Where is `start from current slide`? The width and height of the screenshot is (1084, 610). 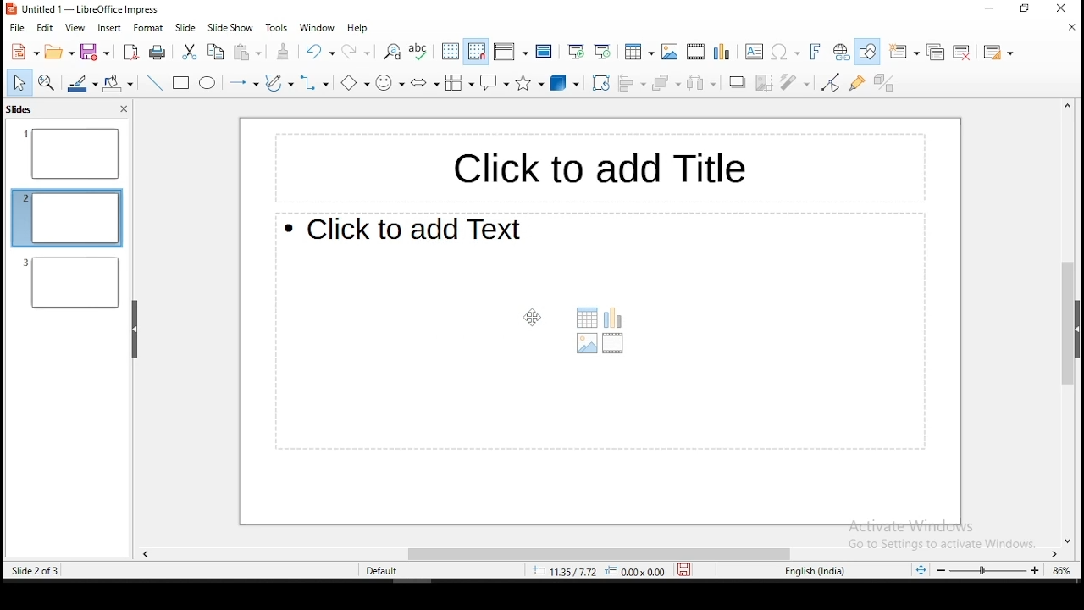 start from current slide is located at coordinates (604, 53).